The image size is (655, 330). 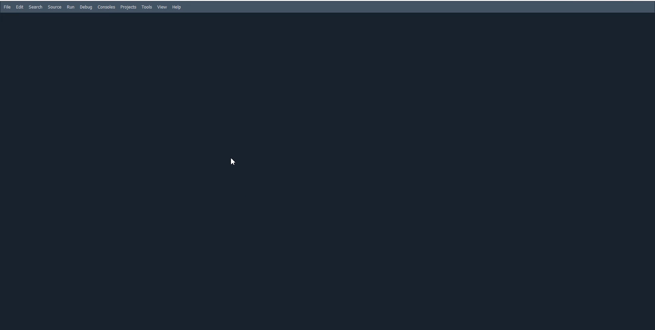 I want to click on Debug, so click(x=86, y=7).